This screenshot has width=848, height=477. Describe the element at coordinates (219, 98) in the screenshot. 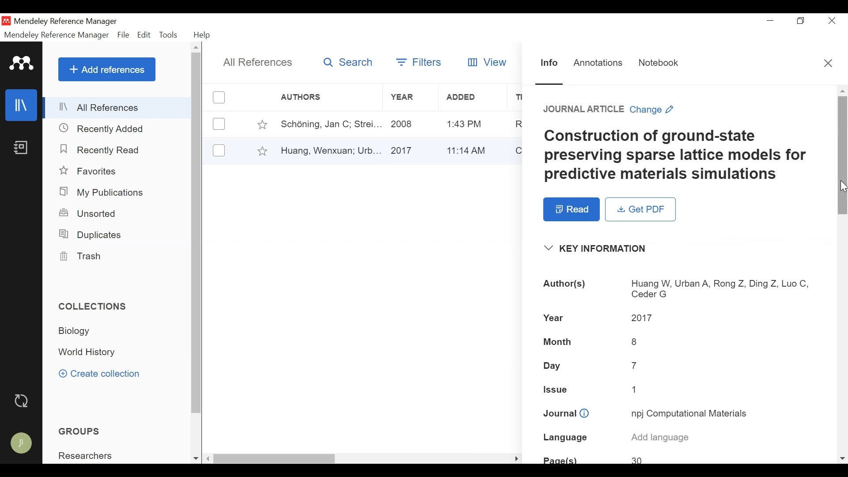

I see `(un)select all` at that location.